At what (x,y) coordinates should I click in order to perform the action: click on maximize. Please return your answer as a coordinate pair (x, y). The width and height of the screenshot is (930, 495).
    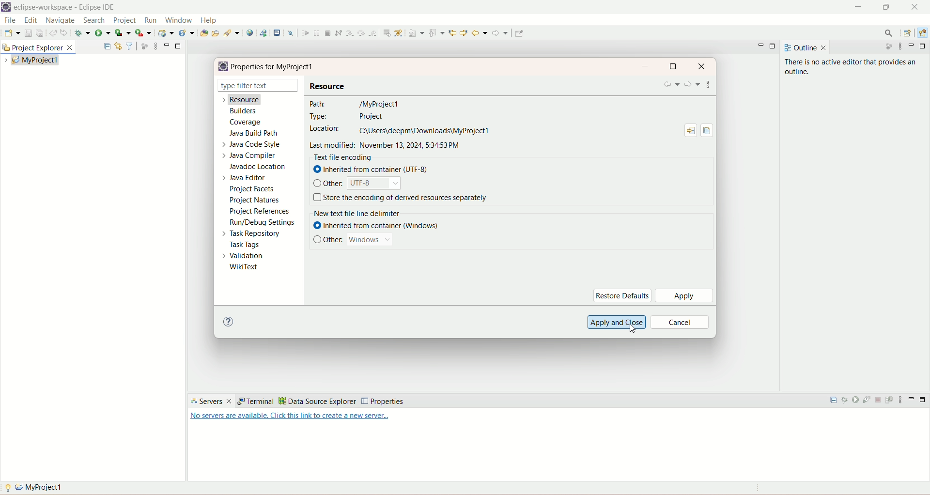
    Looking at the image, I should click on (923, 401).